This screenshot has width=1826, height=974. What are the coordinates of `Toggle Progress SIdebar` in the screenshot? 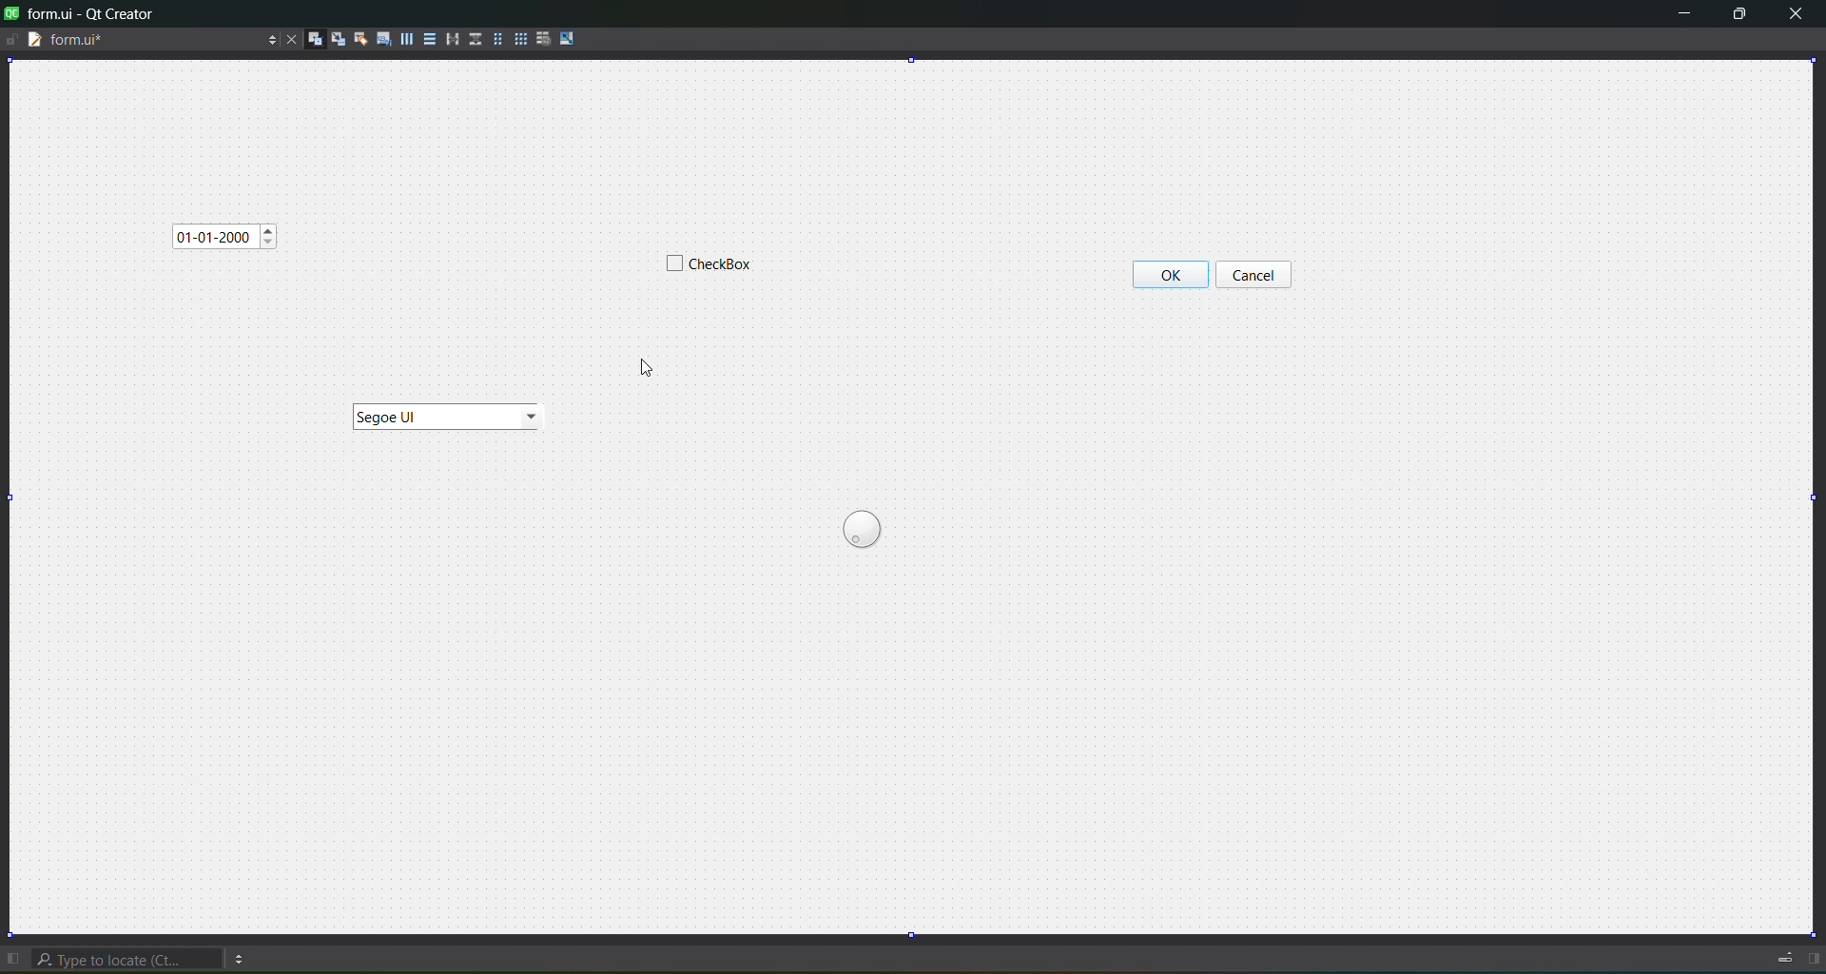 It's located at (1779, 953).